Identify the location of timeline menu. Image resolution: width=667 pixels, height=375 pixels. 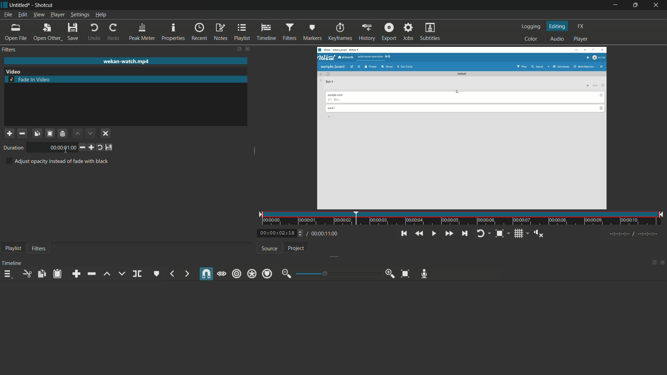
(8, 274).